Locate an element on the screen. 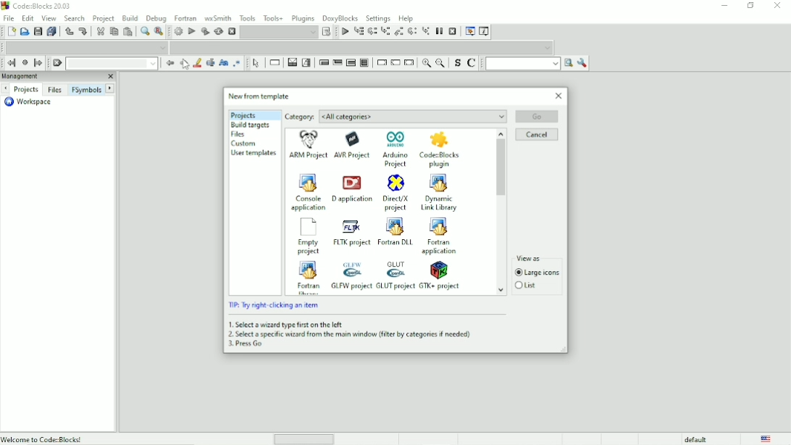 This screenshot has width=791, height=445. Drop down is located at coordinates (280, 32).